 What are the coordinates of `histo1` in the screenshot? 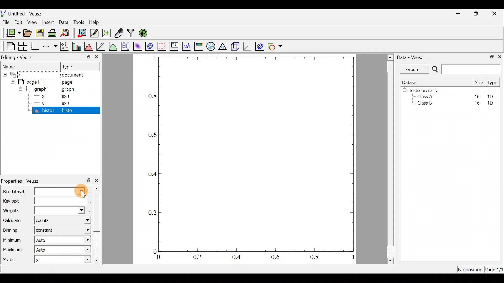 It's located at (45, 111).